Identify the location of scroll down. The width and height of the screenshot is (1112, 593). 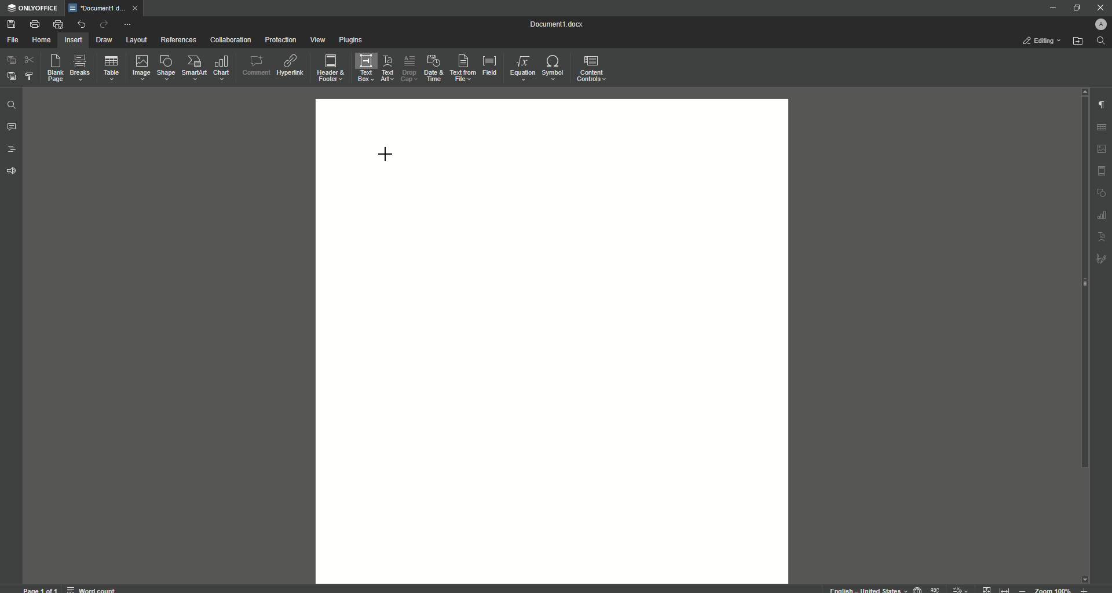
(1084, 576).